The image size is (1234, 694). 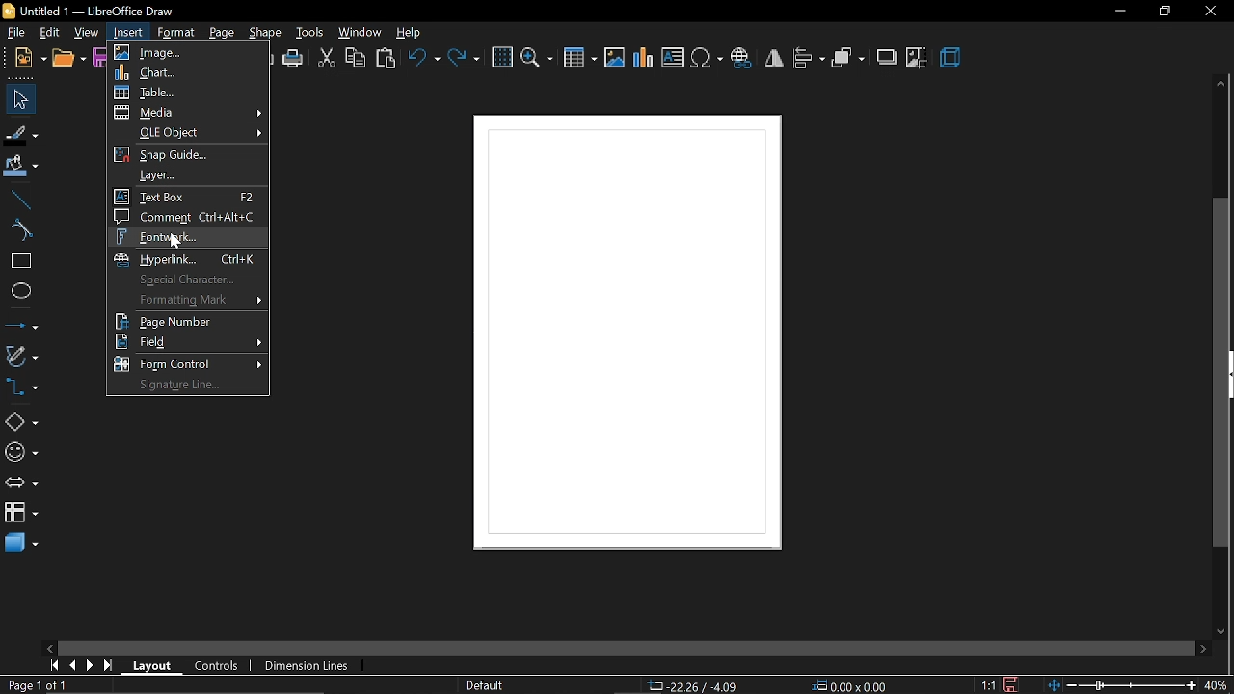 What do you see at coordinates (808, 60) in the screenshot?
I see `align` at bounding box center [808, 60].